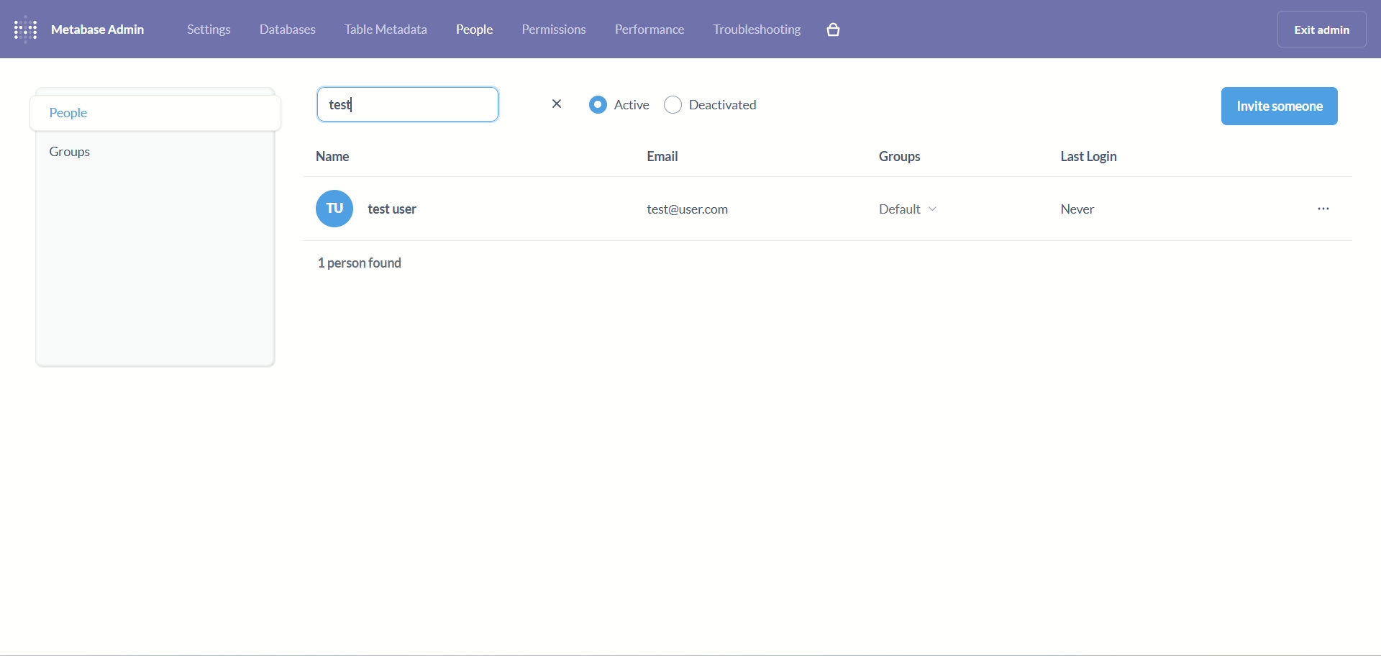  Describe the element at coordinates (475, 29) in the screenshot. I see `people` at that location.